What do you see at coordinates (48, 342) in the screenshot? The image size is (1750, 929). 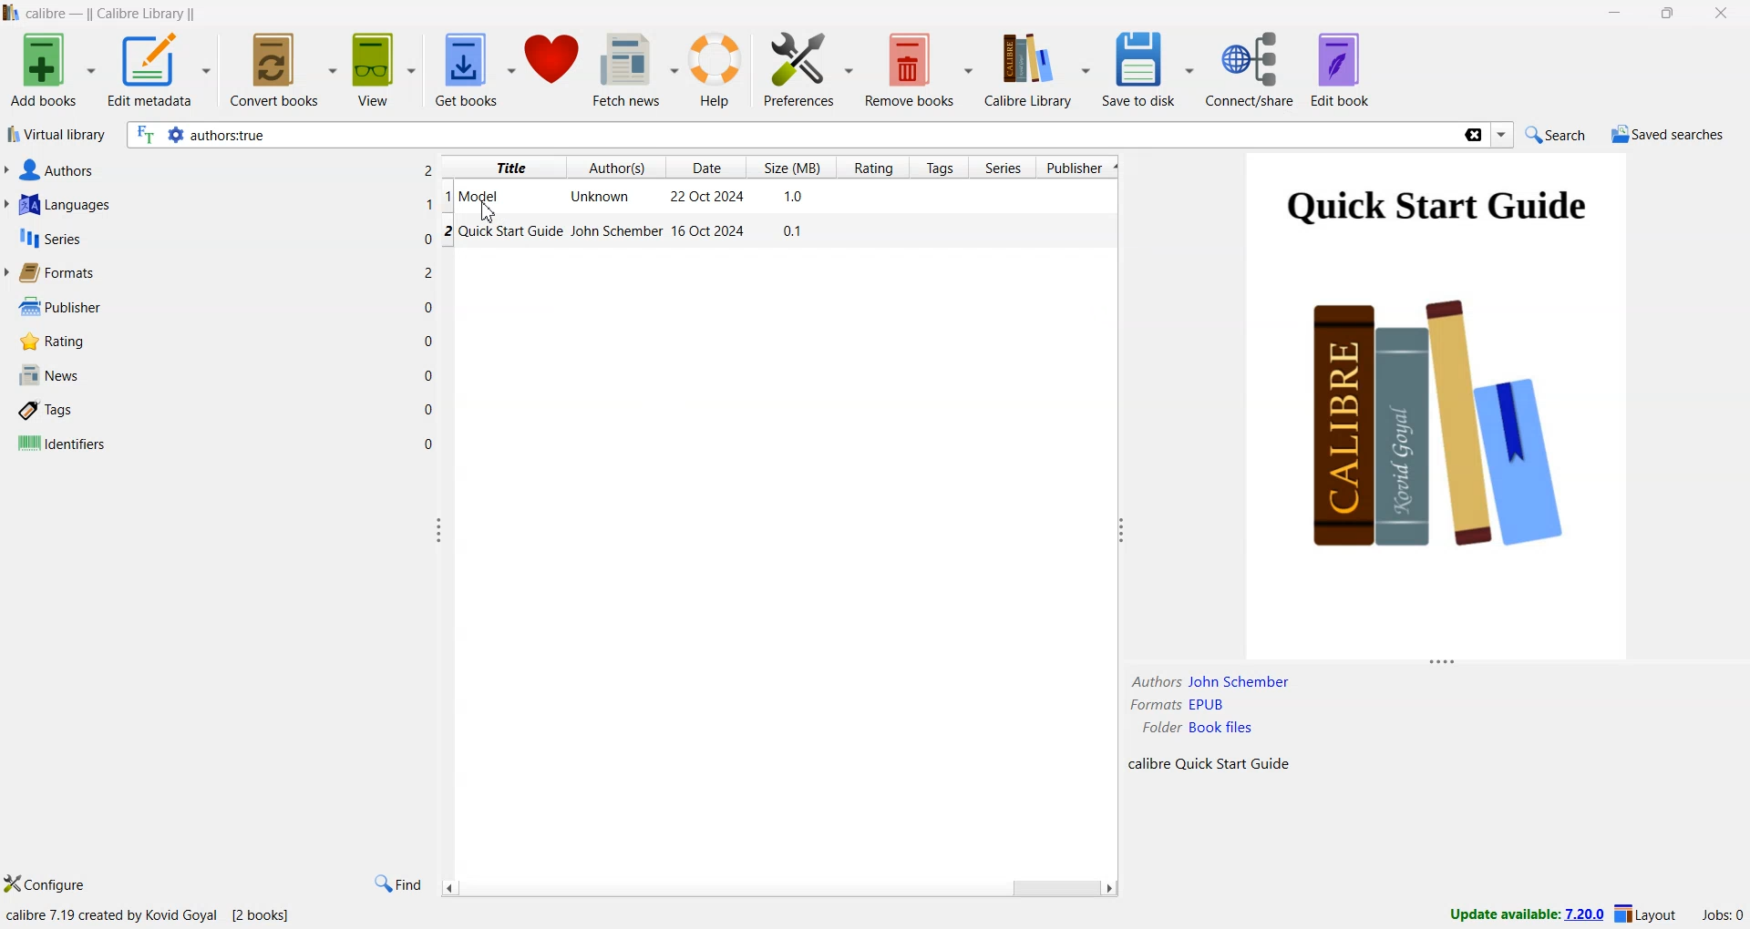 I see `rating` at bounding box center [48, 342].